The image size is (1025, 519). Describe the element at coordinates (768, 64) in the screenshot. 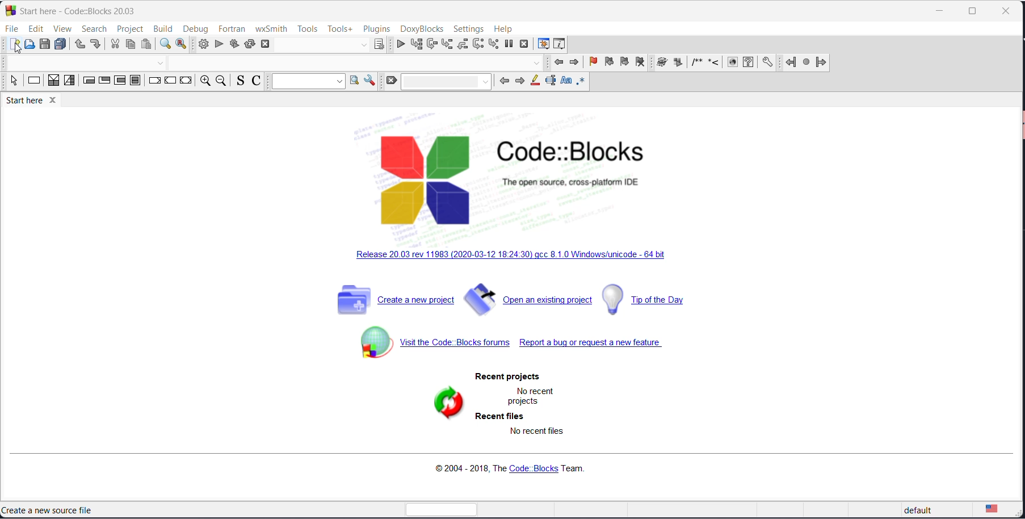

I see `Preference` at that location.